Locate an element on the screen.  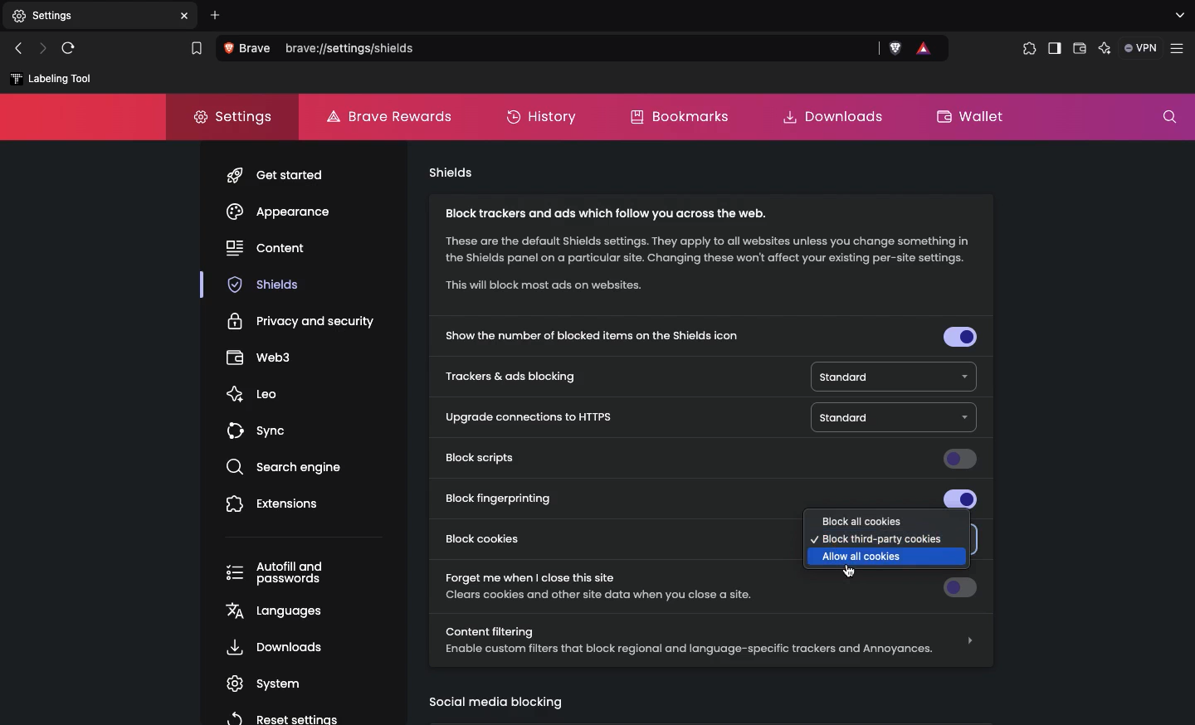
get started is located at coordinates (285, 174).